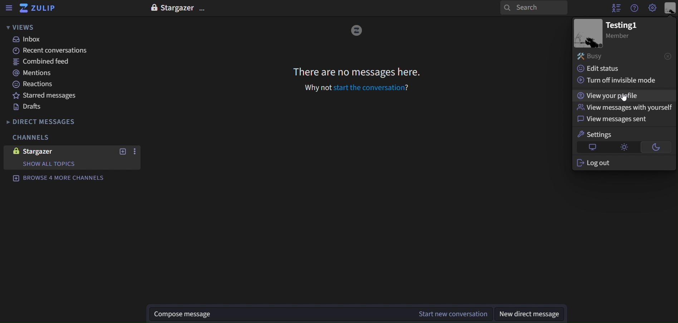  I want to click on zulip, so click(41, 9).